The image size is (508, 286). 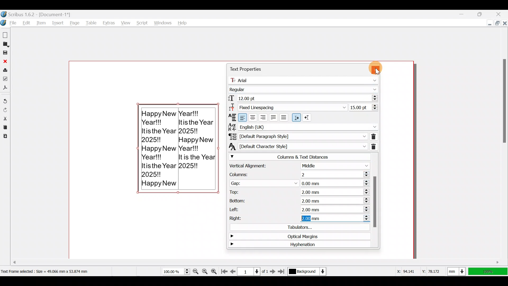 What do you see at coordinates (5, 99) in the screenshot?
I see `Undo` at bounding box center [5, 99].